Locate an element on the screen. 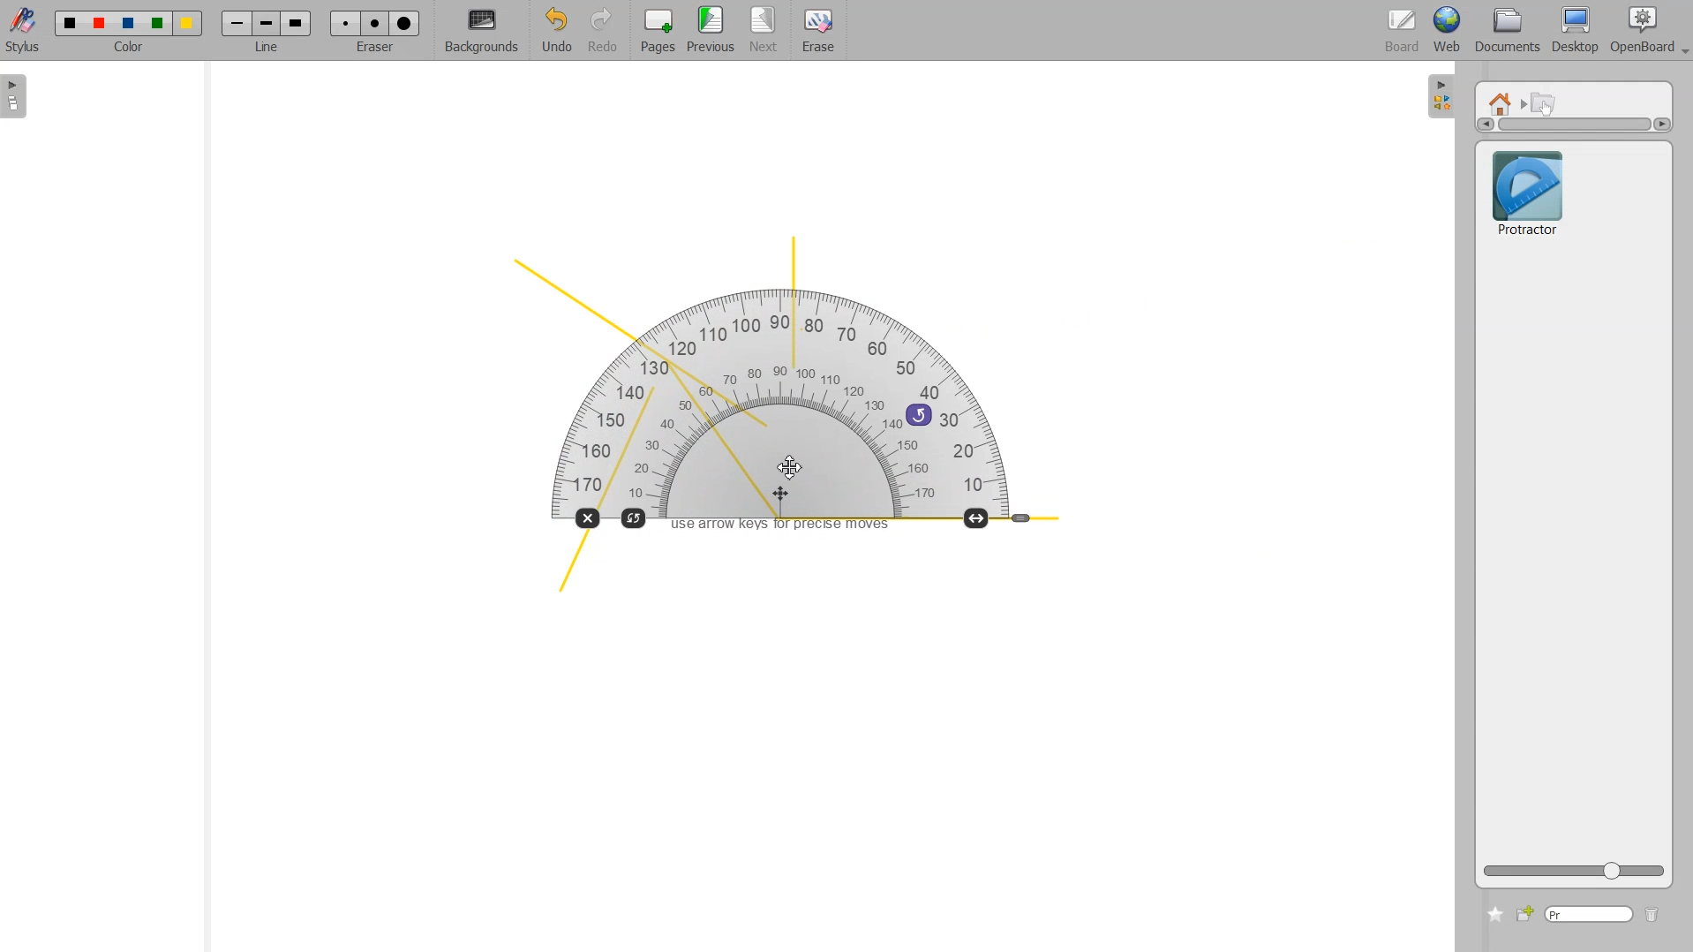  ZOOM Icon  is located at coordinates (1574, 871).